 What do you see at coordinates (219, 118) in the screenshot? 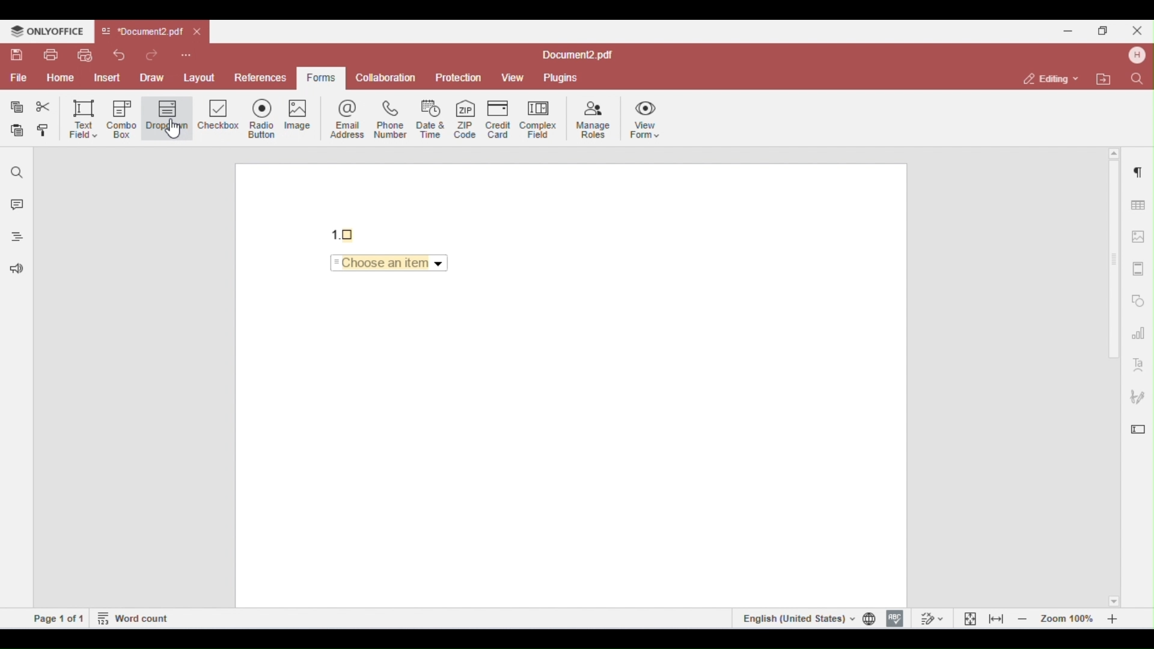
I see `checkbox` at bounding box center [219, 118].